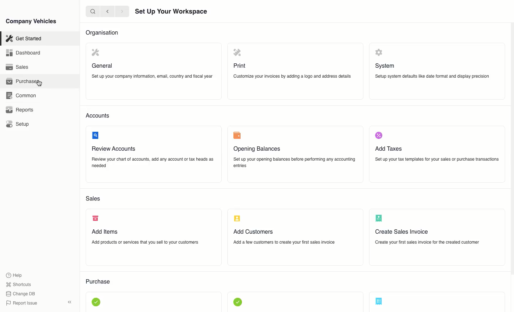  What do you see at coordinates (379, 136) in the screenshot?
I see `icon` at bounding box center [379, 136].